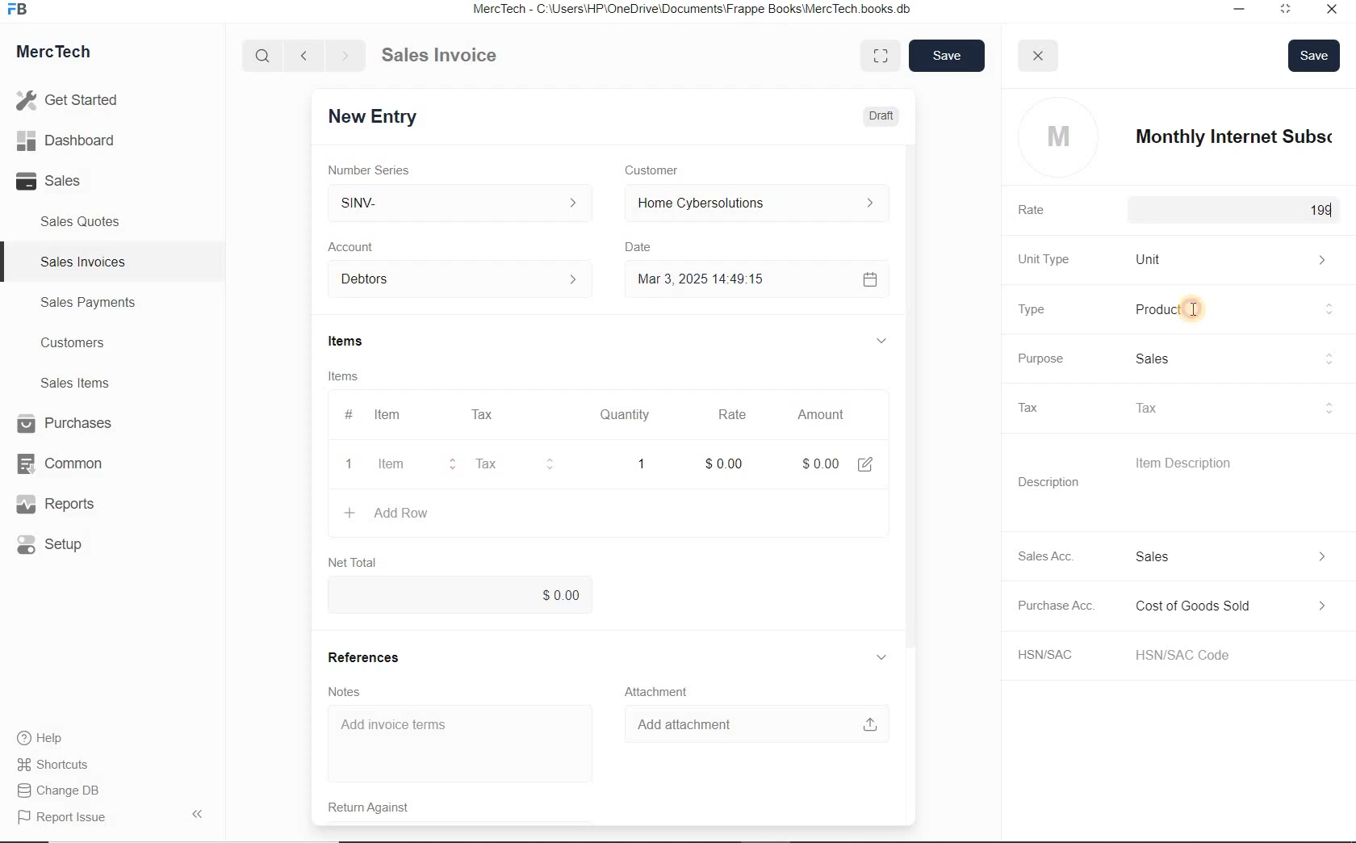 Image resolution: width=1356 pixels, height=843 pixels. Describe the element at coordinates (84, 221) in the screenshot. I see `Sales Quotes` at that location.